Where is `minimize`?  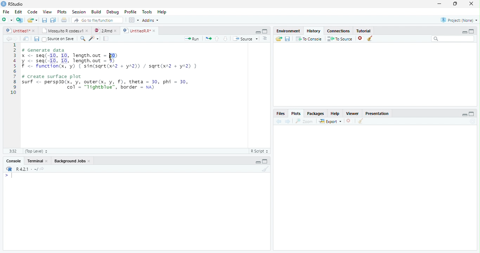
minimize is located at coordinates (465, 32).